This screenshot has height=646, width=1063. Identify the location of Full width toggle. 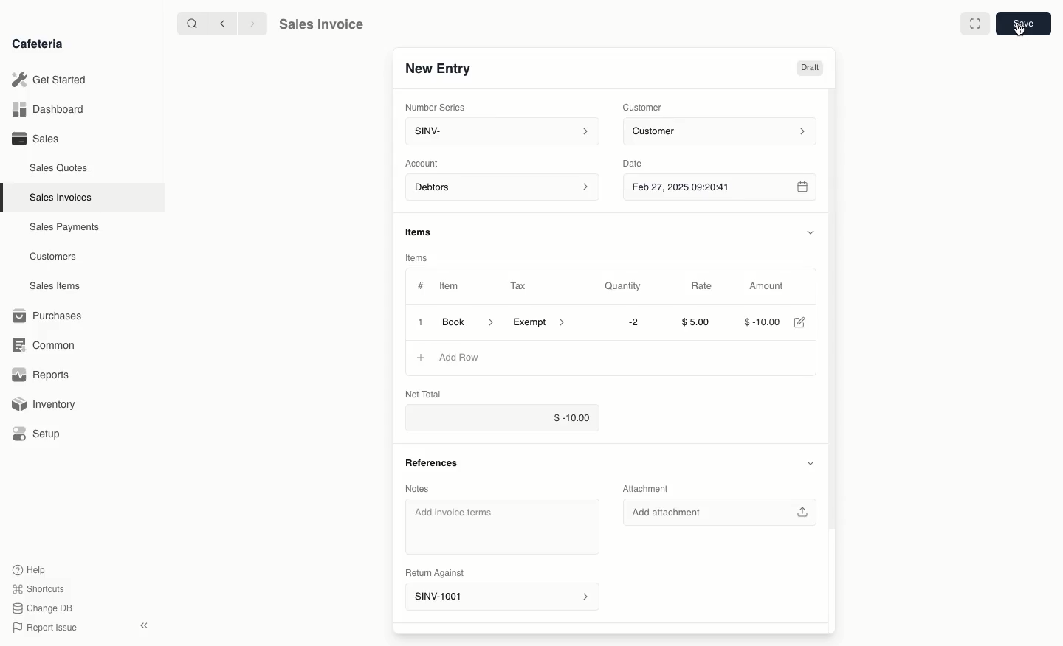
(975, 23).